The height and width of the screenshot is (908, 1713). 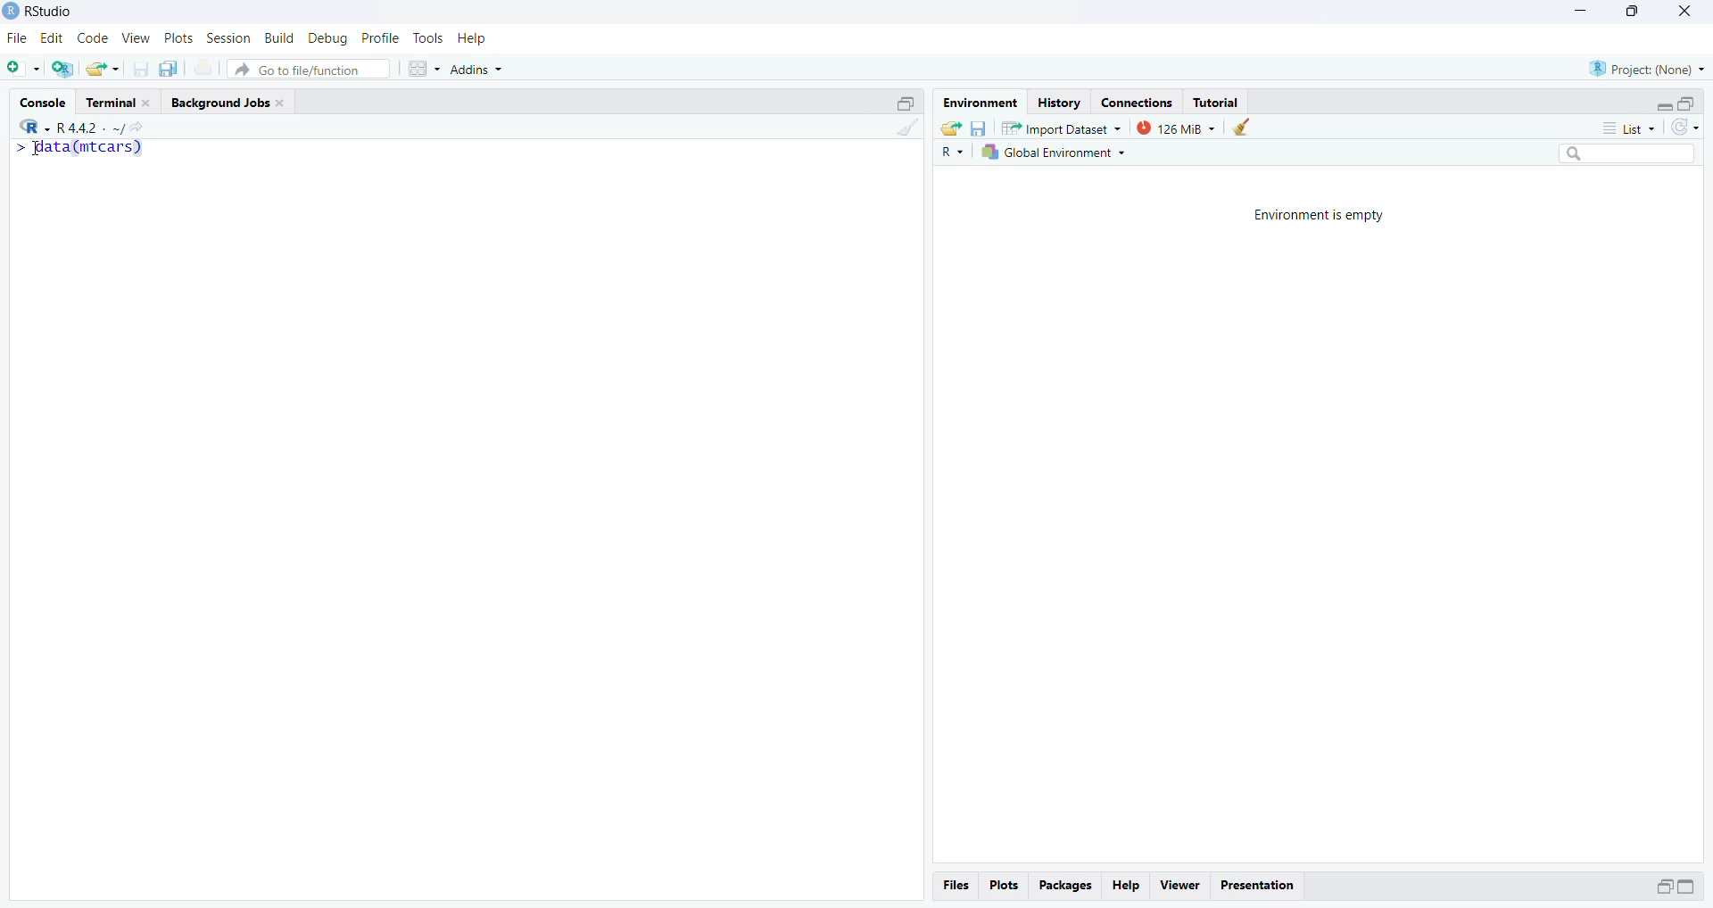 I want to click on save current document, so click(x=140, y=68).